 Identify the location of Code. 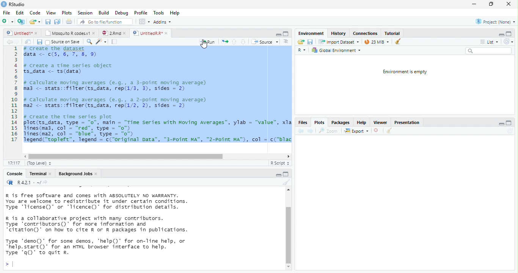
(35, 13).